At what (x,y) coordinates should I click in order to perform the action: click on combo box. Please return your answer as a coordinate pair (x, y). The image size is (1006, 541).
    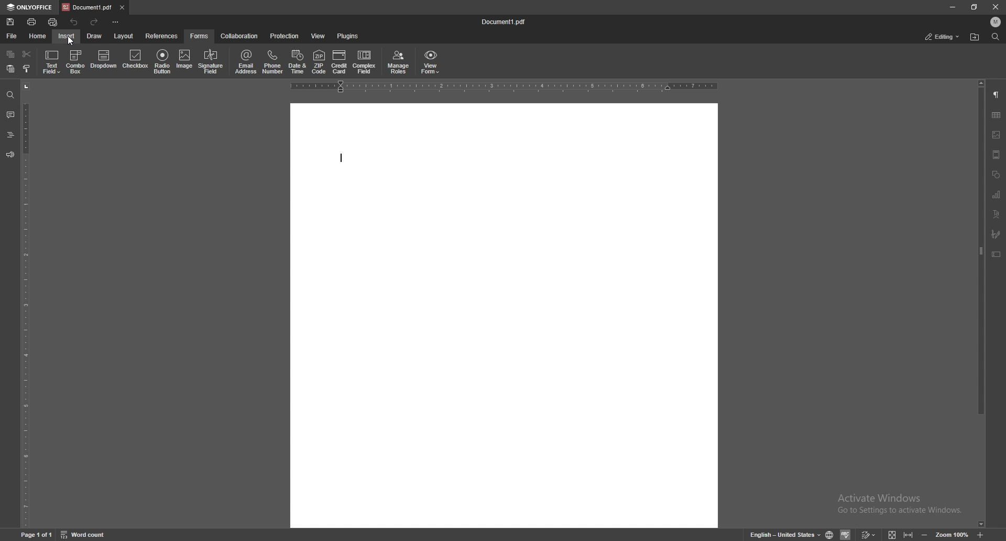
    Looking at the image, I should click on (76, 61).